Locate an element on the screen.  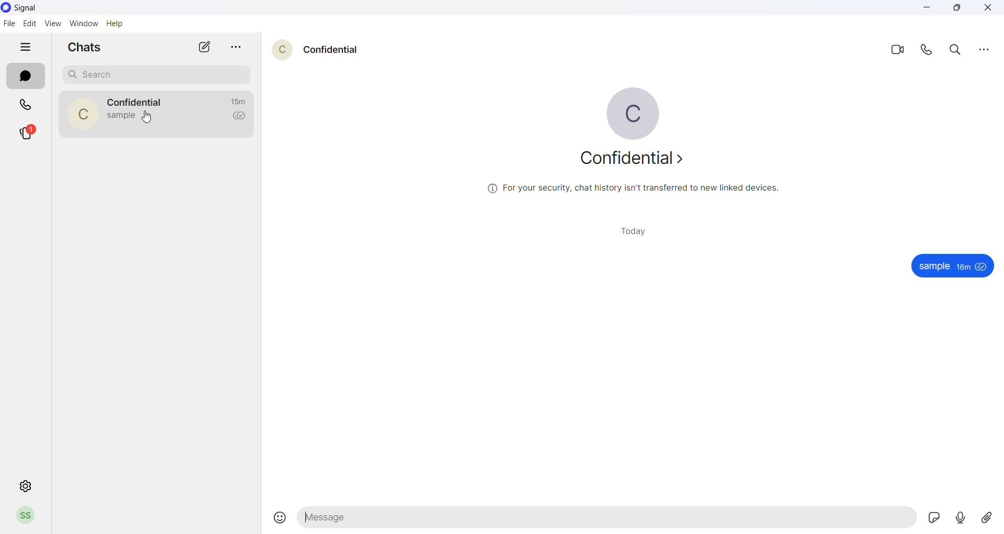
video call is located at coordinates (900, 49).